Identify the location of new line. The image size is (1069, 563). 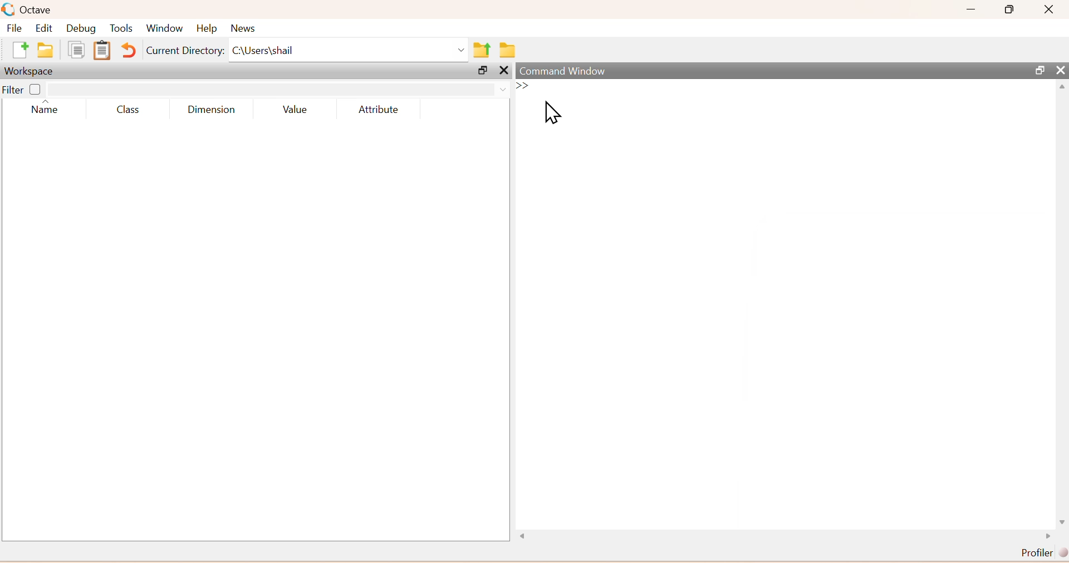
(522, 85).